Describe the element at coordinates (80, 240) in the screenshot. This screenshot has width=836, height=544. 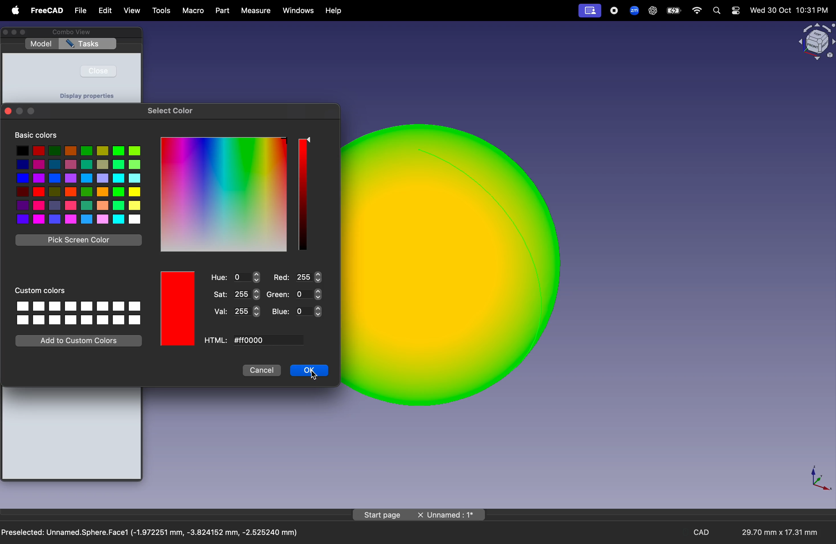
I see `pick screen color` at that location.